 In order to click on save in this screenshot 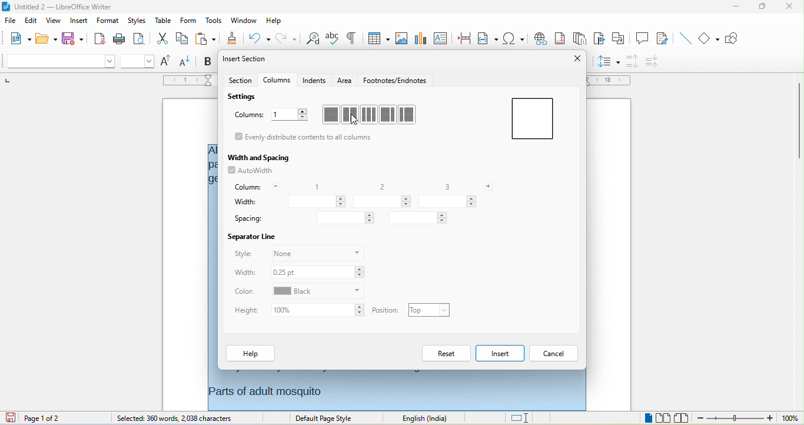, I will do `click(72, 38)`.